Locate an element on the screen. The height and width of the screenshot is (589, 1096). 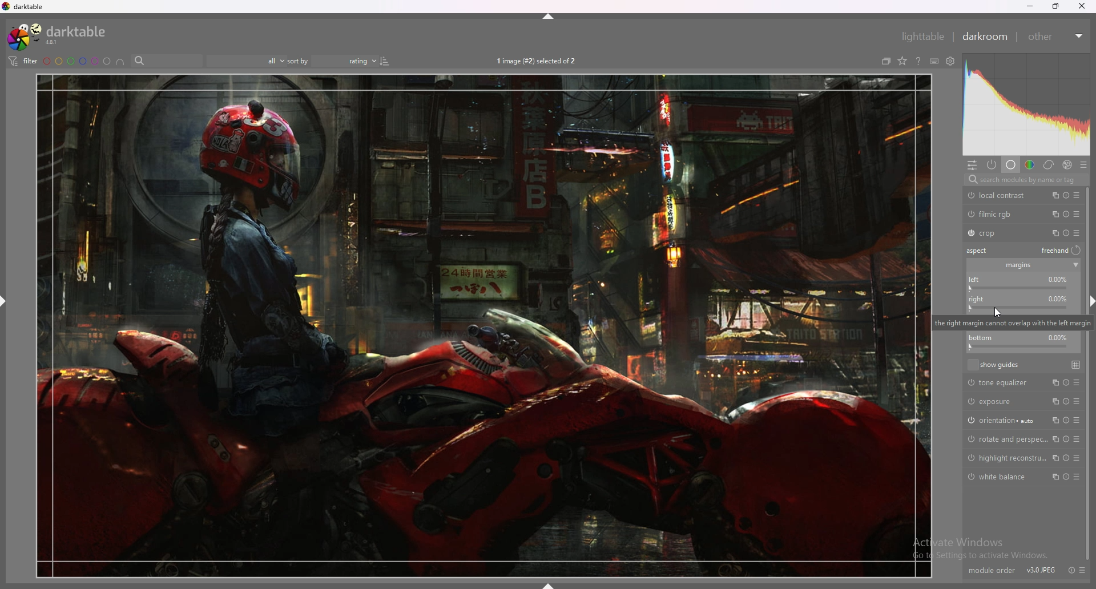
multiple instances action is located at coordinates (1053, 195).